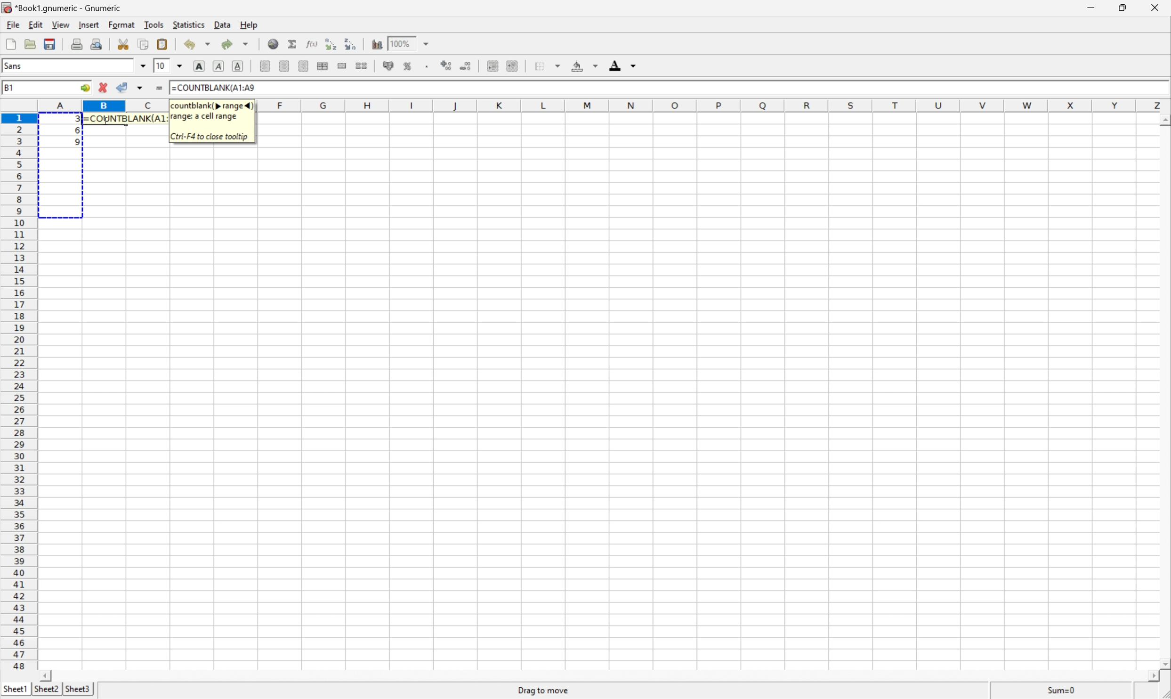 The image size is (1171, 699). I want to click on Edit, so click(35, 24).